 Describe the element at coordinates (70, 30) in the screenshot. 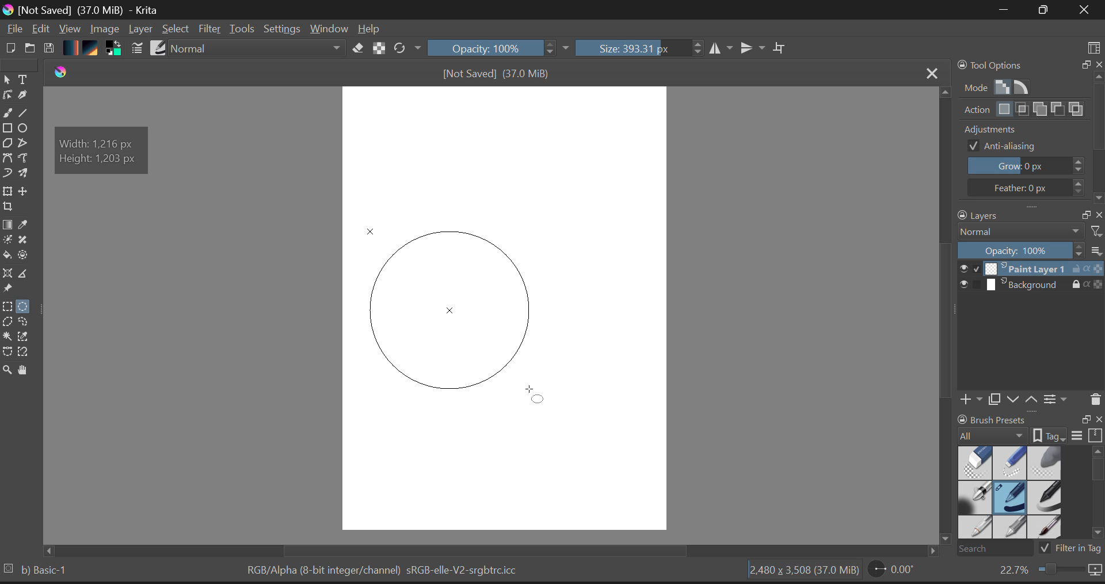

I see `View` at that location.